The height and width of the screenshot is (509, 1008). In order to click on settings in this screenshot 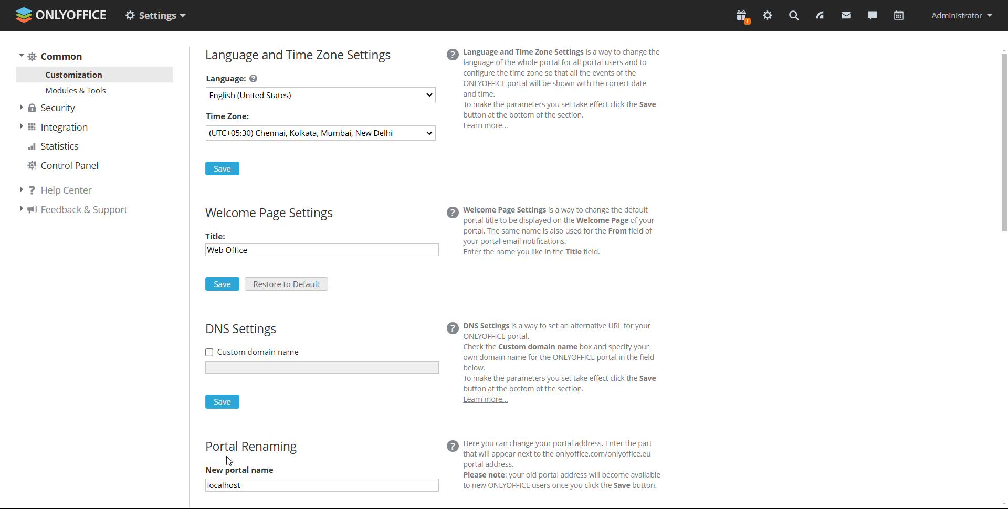, I will do `click(767, 16)`.